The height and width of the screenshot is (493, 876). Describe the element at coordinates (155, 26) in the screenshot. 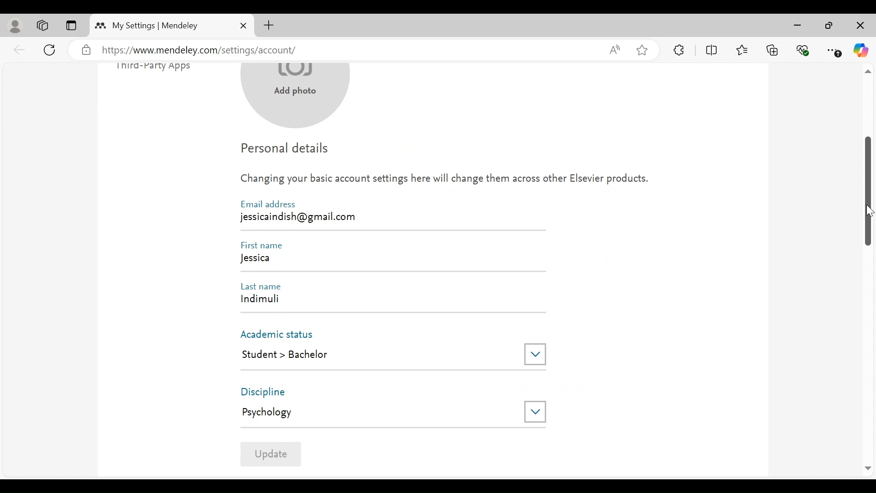

I see `My Settings | Mendeley` at that location.